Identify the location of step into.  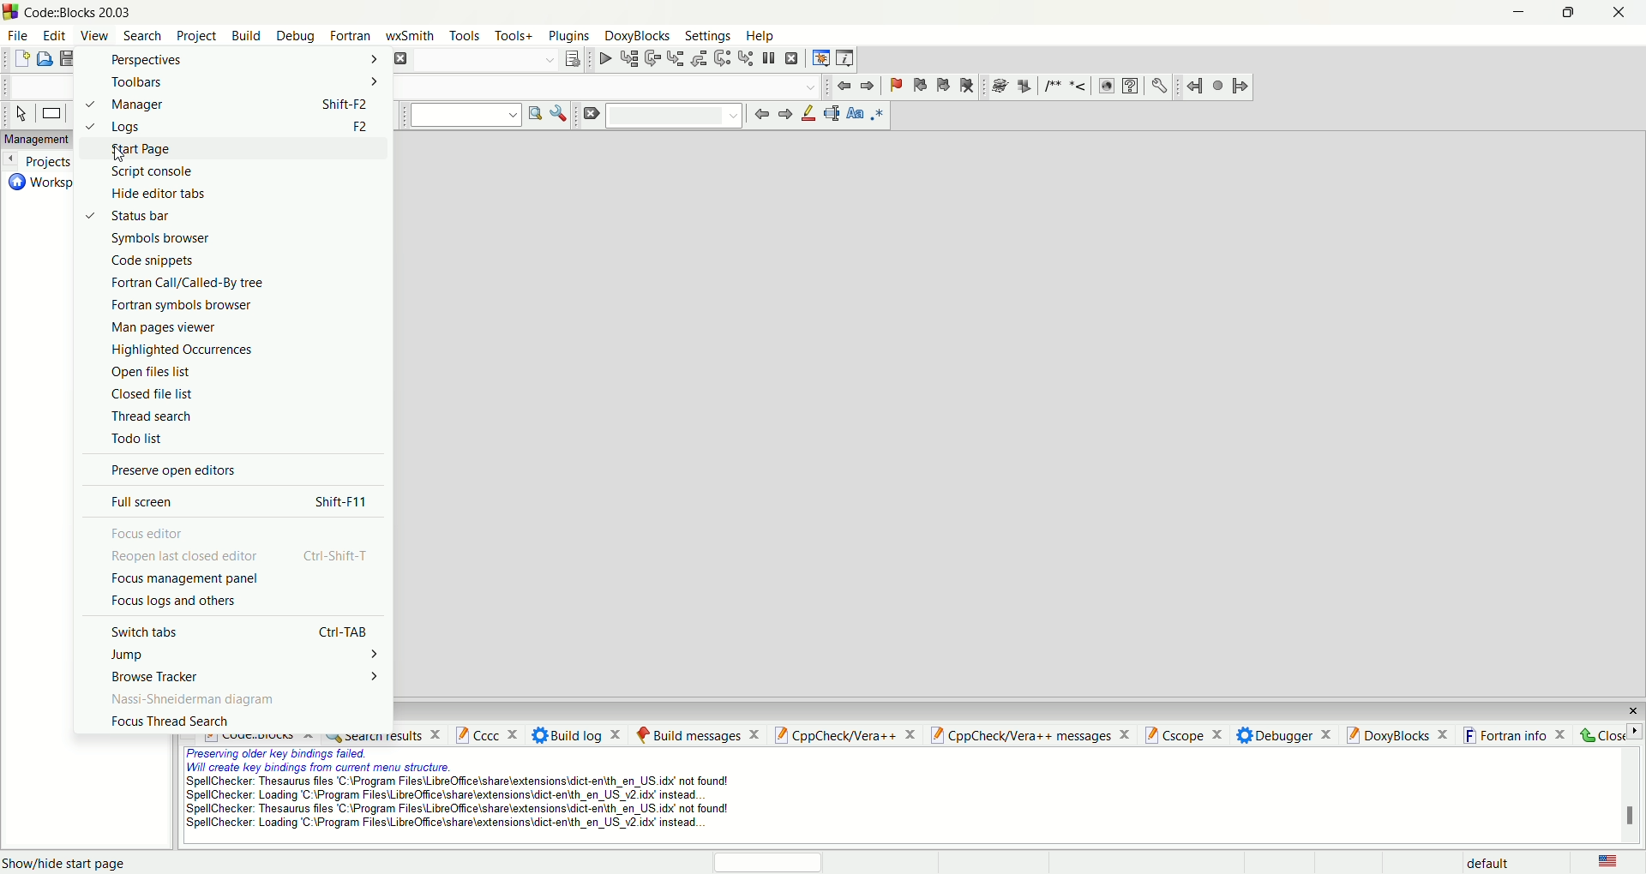
(676, 61).